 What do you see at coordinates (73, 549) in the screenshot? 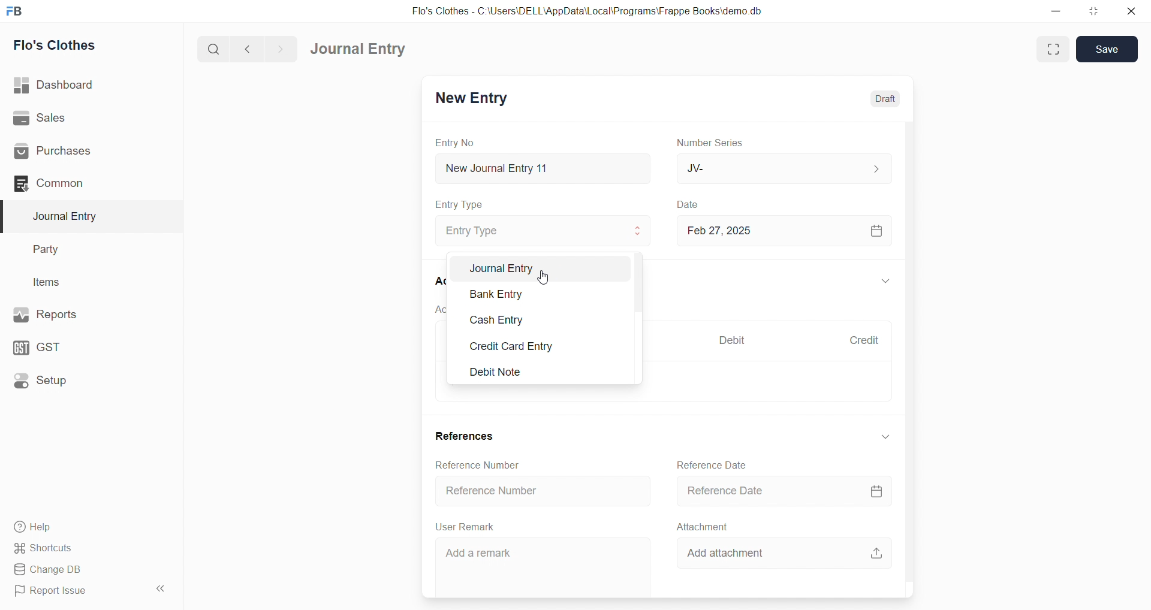
I see `Shortcuts` at bounding box center [73, 549].